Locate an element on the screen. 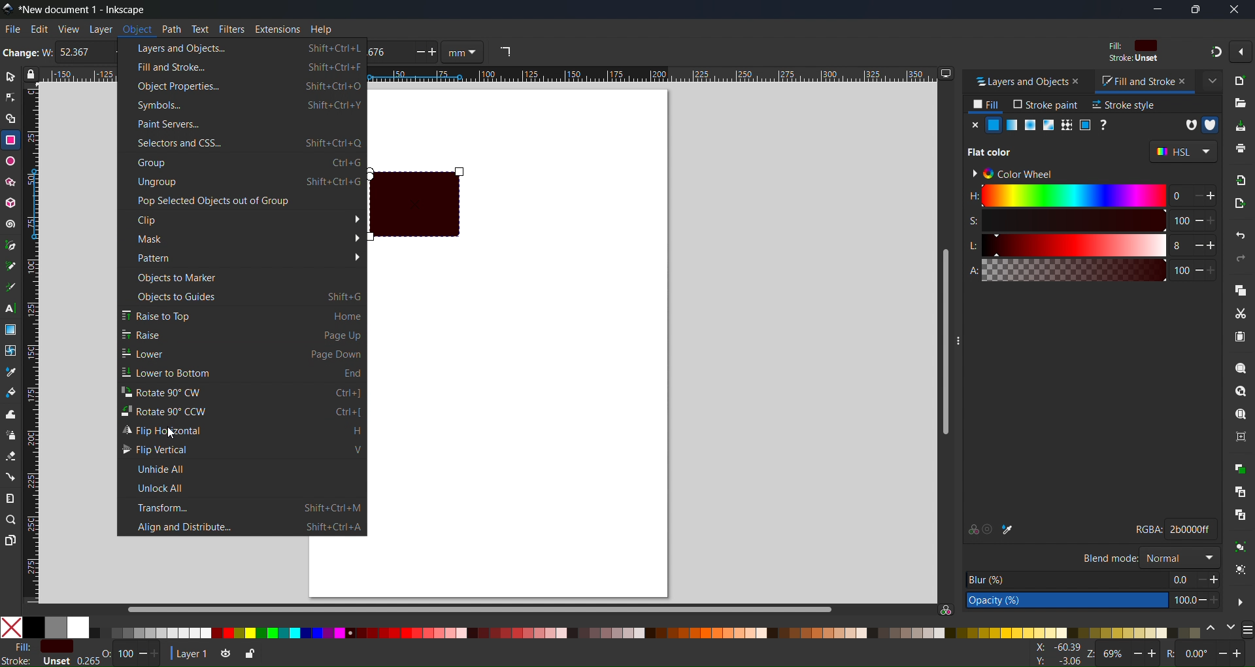 Image resolution: width=1255 pixels, height=667 pixels. decrease saturation is located at coordinates (1197, 220).